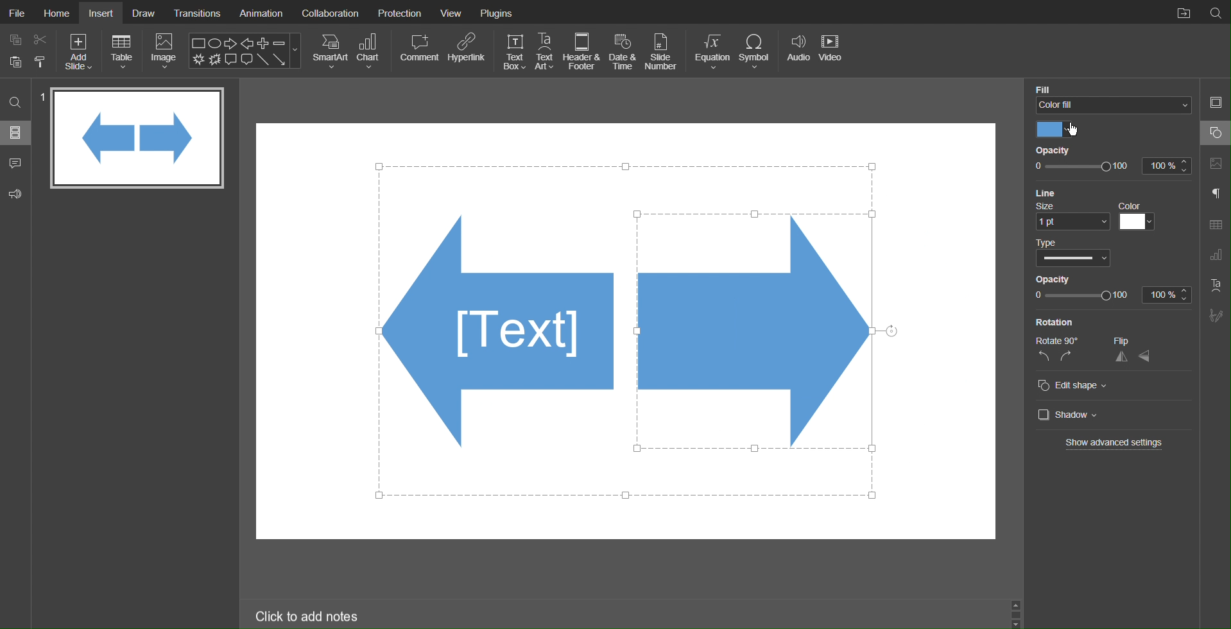  What do you see at coordinates (546, 51) in the screenshot?
I see `Text Art` at bounding box center [546, 51].